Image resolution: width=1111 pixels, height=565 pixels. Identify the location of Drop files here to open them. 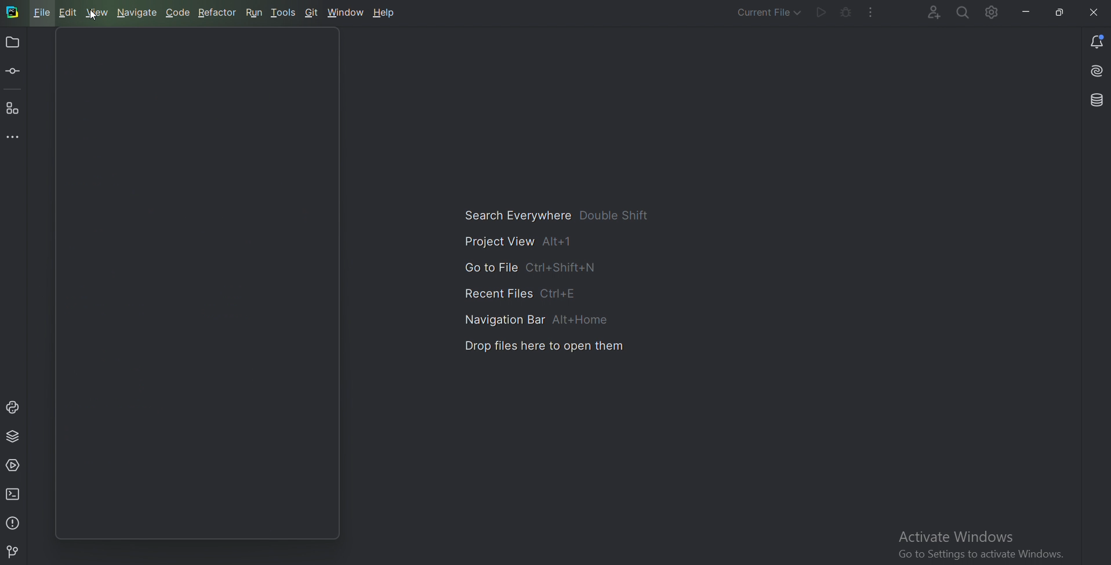
(544, 348).